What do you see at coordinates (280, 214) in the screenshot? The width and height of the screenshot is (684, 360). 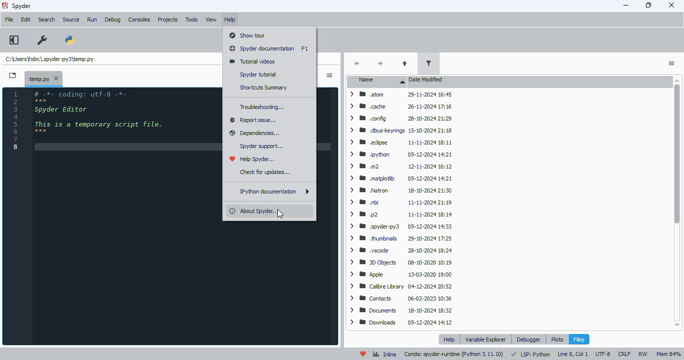 I see `cursor` at bounding box center [280, 214].